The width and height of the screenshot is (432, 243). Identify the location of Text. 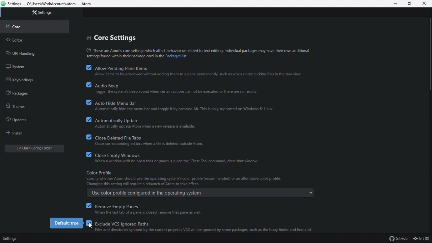
(198, 53).